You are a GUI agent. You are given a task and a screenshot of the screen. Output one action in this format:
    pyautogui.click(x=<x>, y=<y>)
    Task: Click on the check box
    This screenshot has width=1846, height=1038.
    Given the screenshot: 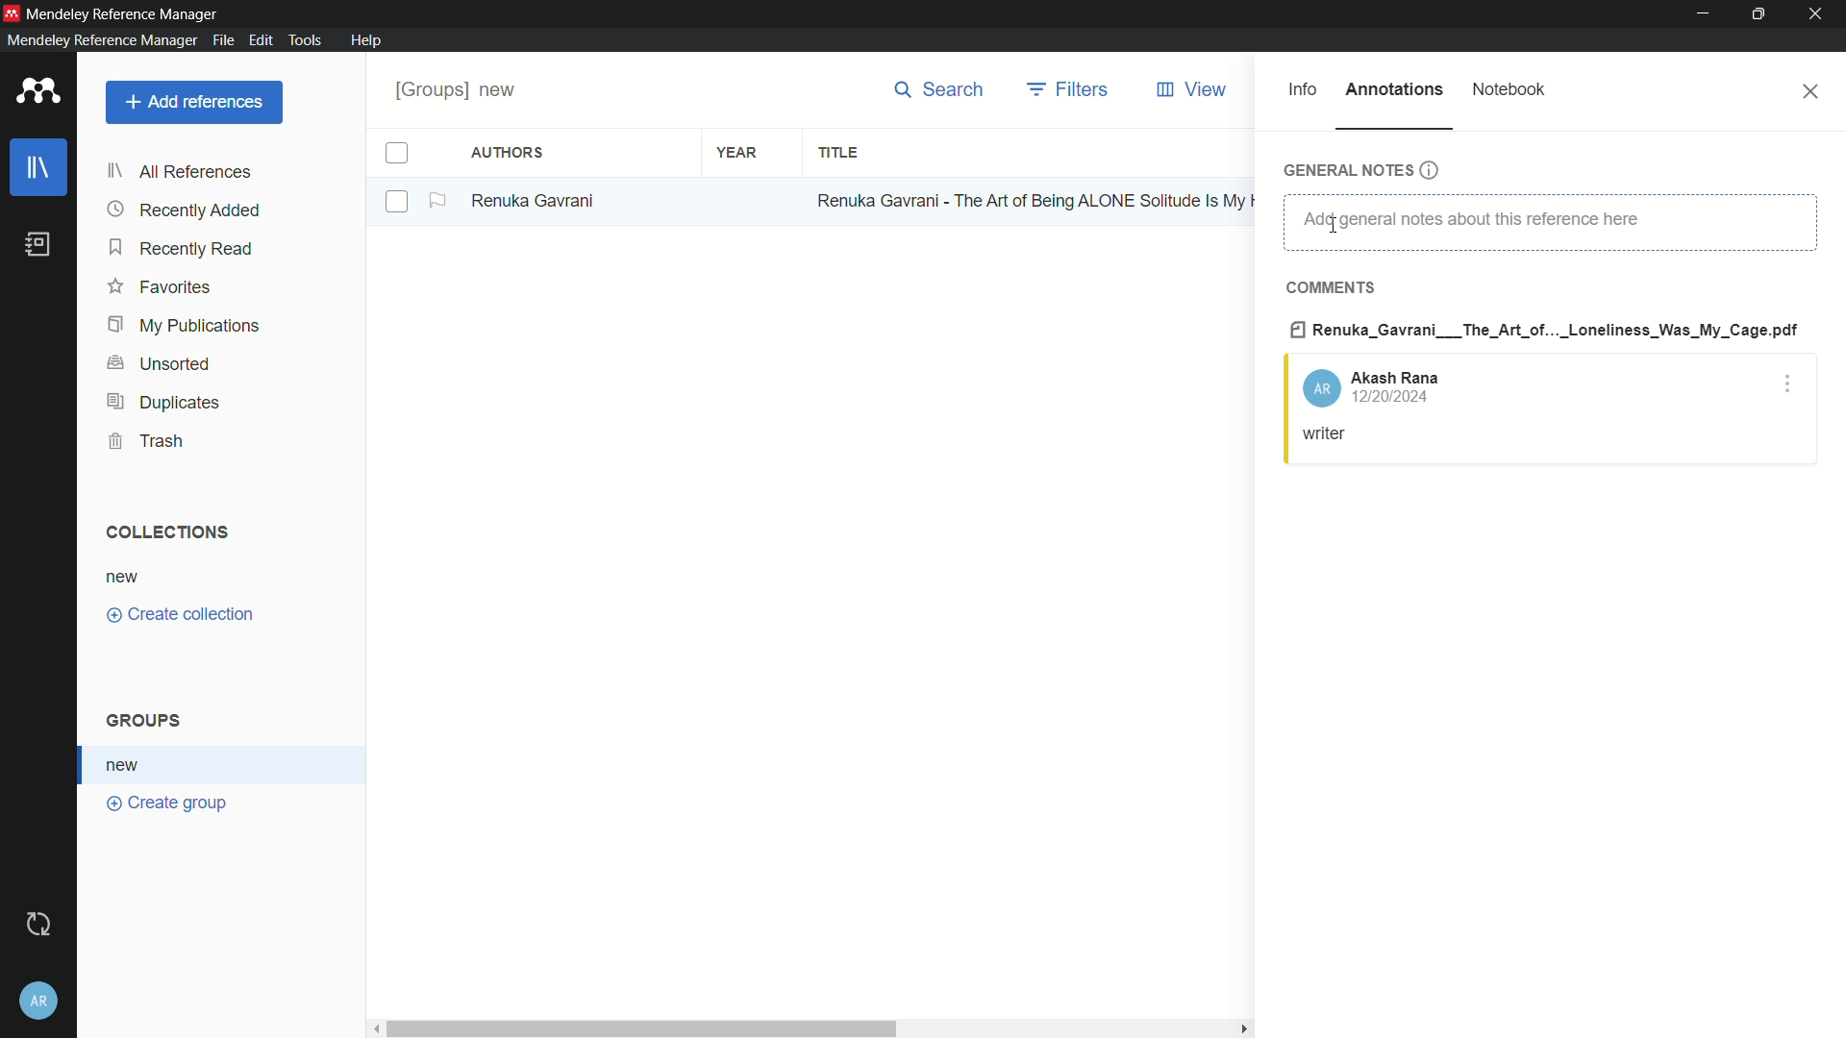 What is the action you would take?
    pyautogui.click(x=397, y=154)
    